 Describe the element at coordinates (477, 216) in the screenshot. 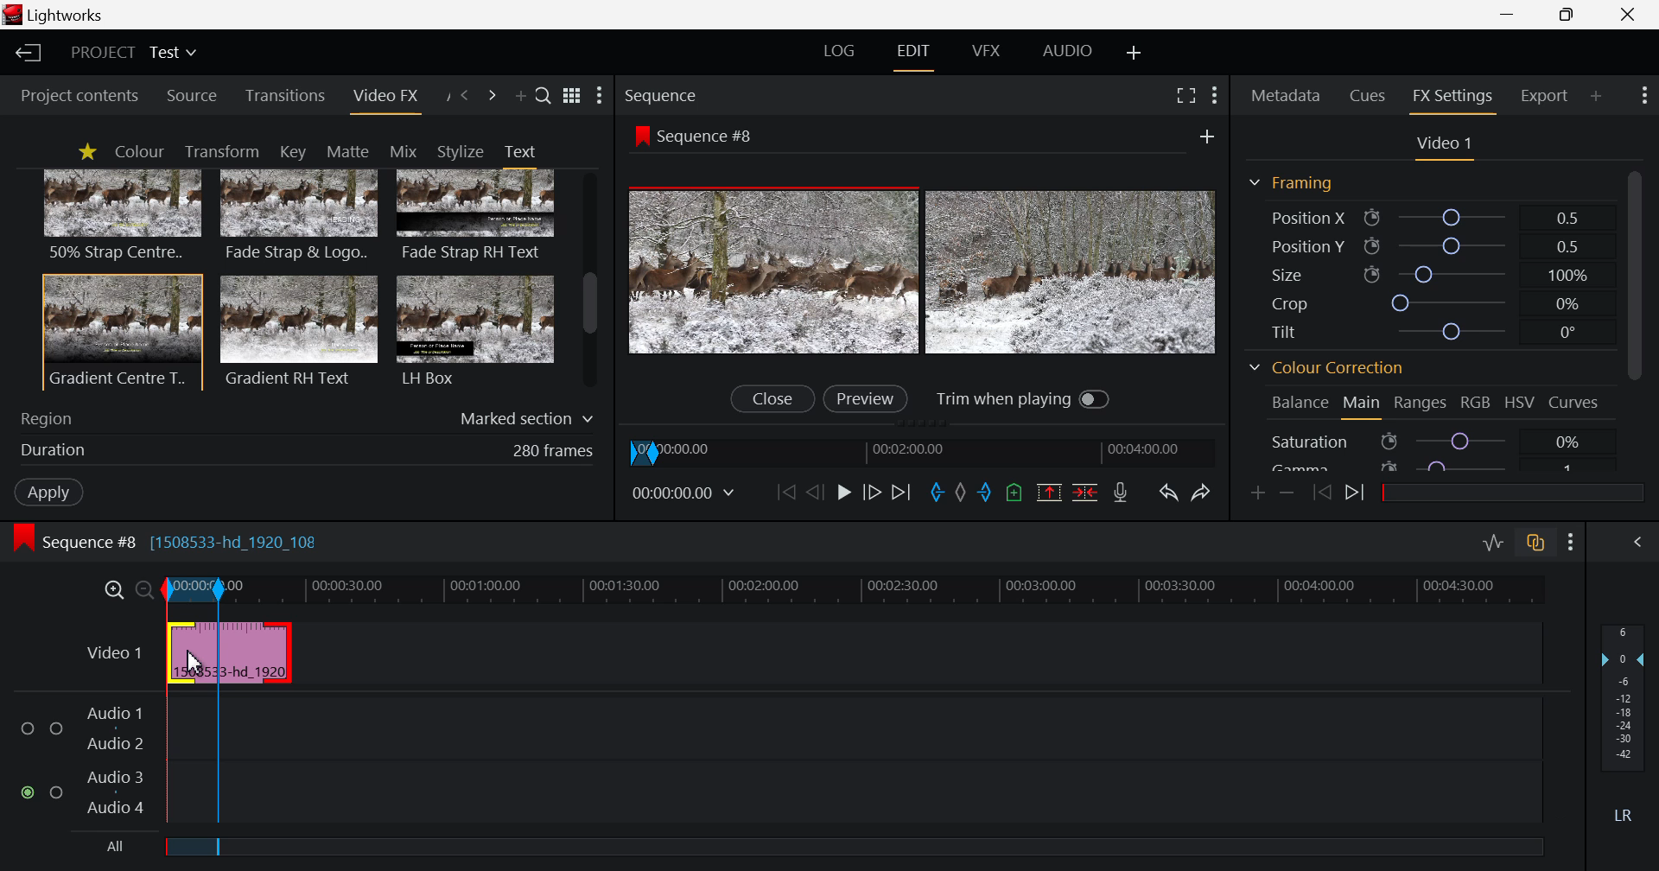

I see `Fade Strap RH Text` at that location.